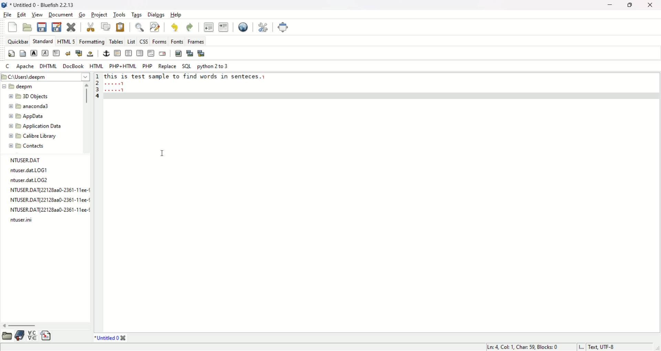 The height and width of the screenshot is (351, 661). What do you see at coordinates (602, 347) in the screenshot?
I see `Text, UTF-8` at bounding box center [602, 347].